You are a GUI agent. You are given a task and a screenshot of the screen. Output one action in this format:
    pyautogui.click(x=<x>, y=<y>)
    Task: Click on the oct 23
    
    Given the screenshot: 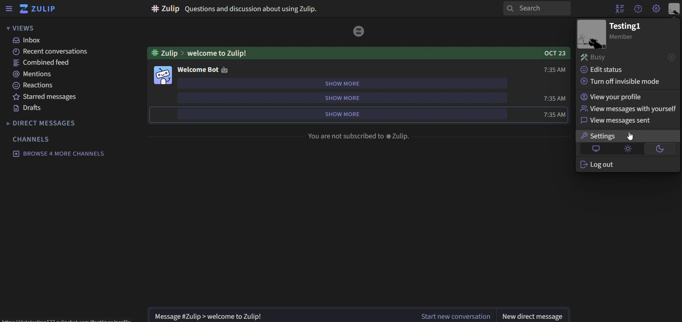 What is the action you would take?
    pyautogui.click(x=554, y=52)
    